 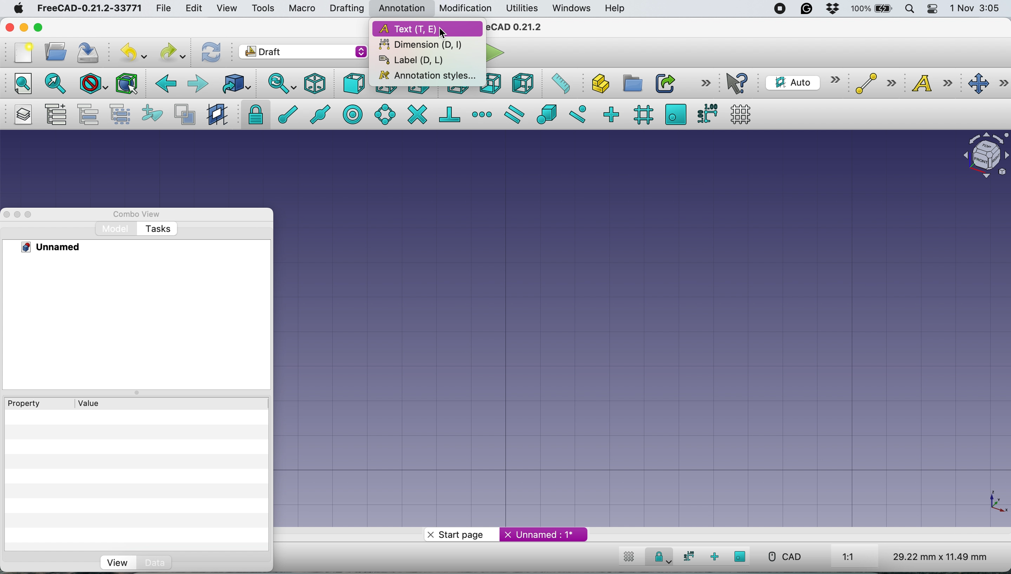 I want to click on dropbox, so click(x=833, y=10).